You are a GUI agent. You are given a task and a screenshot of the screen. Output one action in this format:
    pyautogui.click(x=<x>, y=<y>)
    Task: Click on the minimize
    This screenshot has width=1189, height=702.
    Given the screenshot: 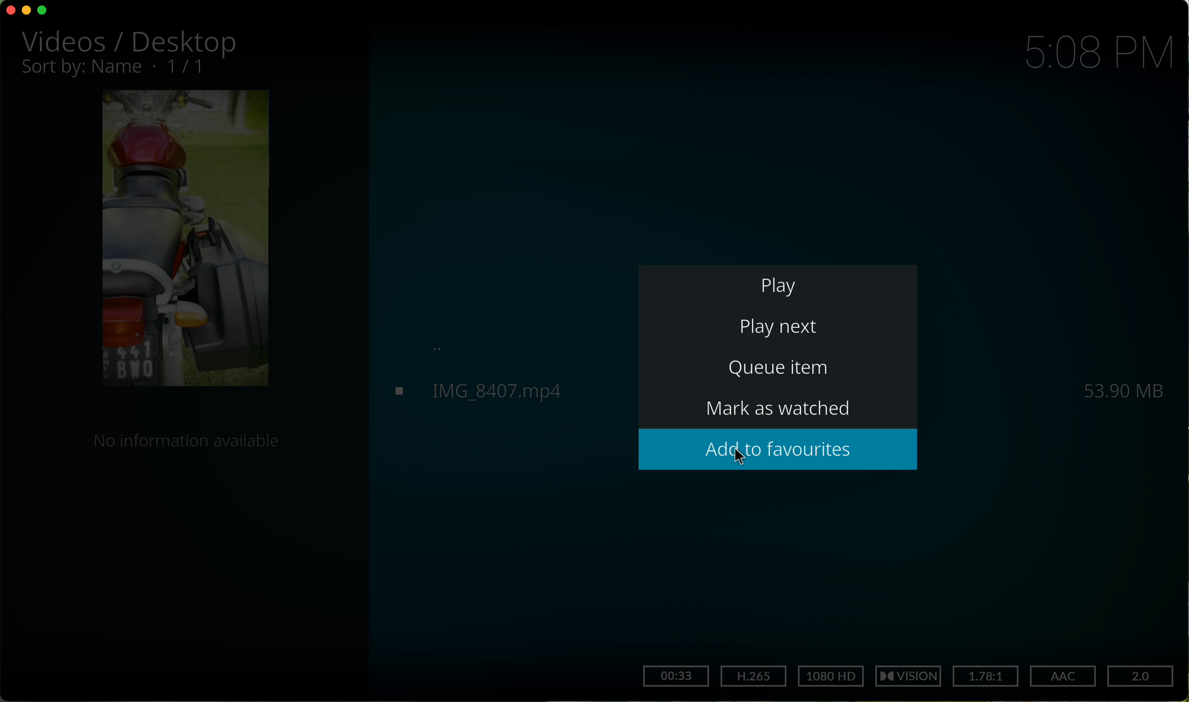 What is the action you would take?
    pyautogui.click(x=29, y=12)
    